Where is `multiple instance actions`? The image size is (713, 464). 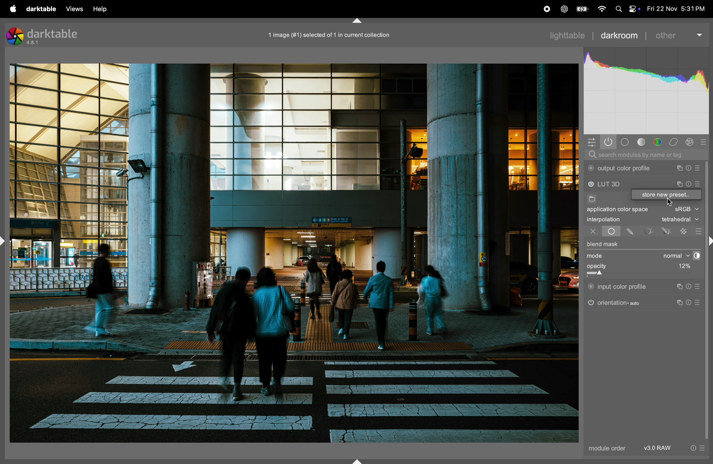 multiple instance actions is located at coordinates (679, 184).